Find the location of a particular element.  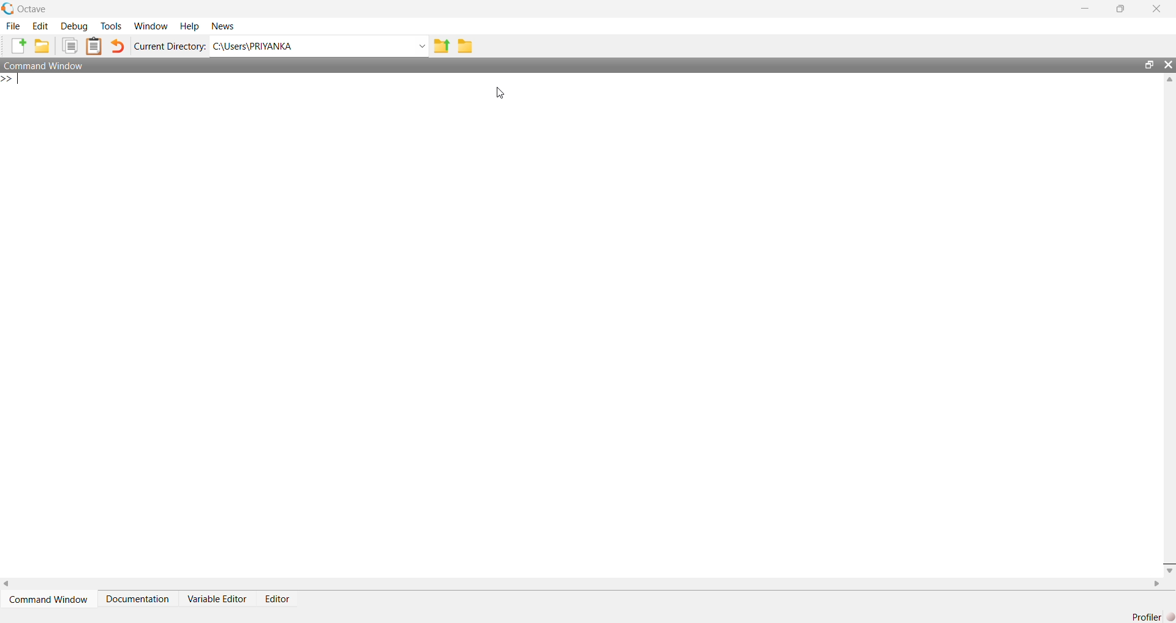

Profiler is located at coordinates (1147, 617).